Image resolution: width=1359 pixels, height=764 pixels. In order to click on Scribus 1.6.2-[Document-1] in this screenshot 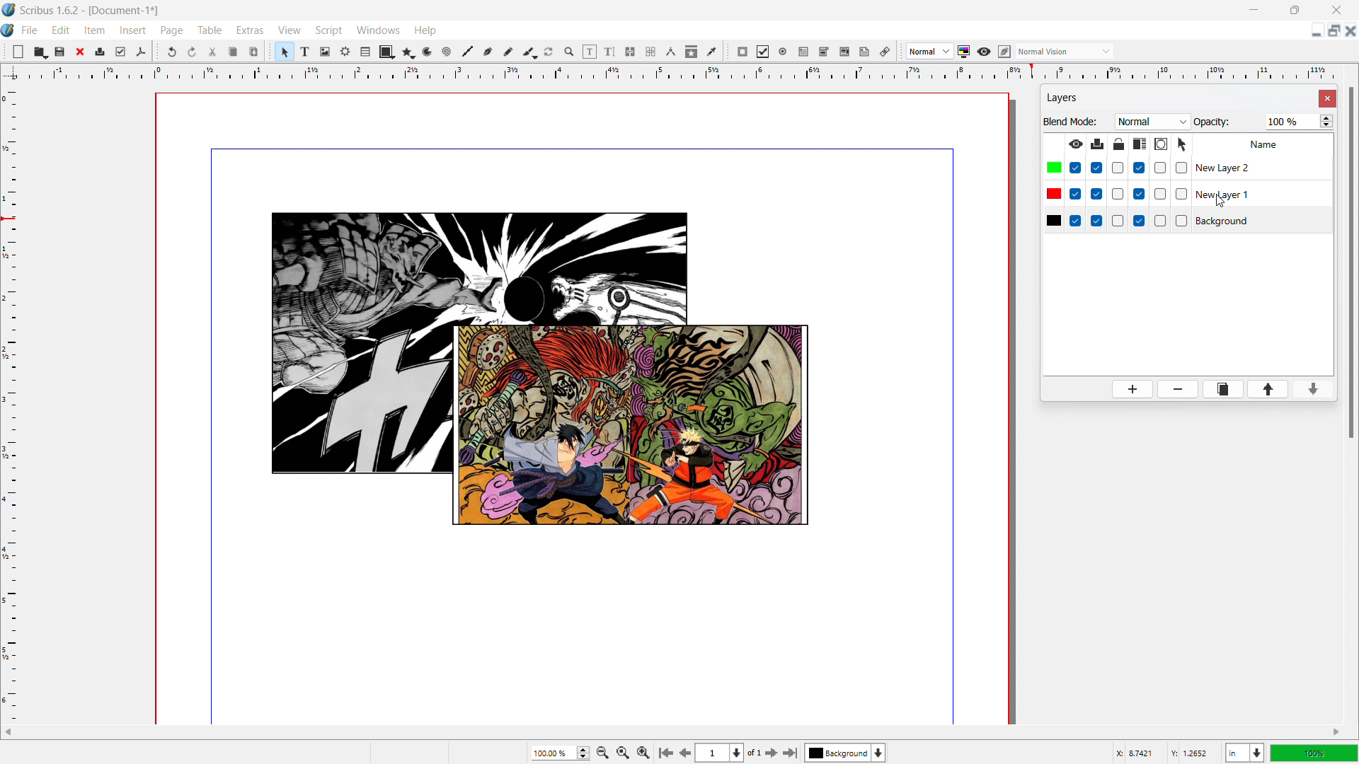, I will do `click(95, 9)`.